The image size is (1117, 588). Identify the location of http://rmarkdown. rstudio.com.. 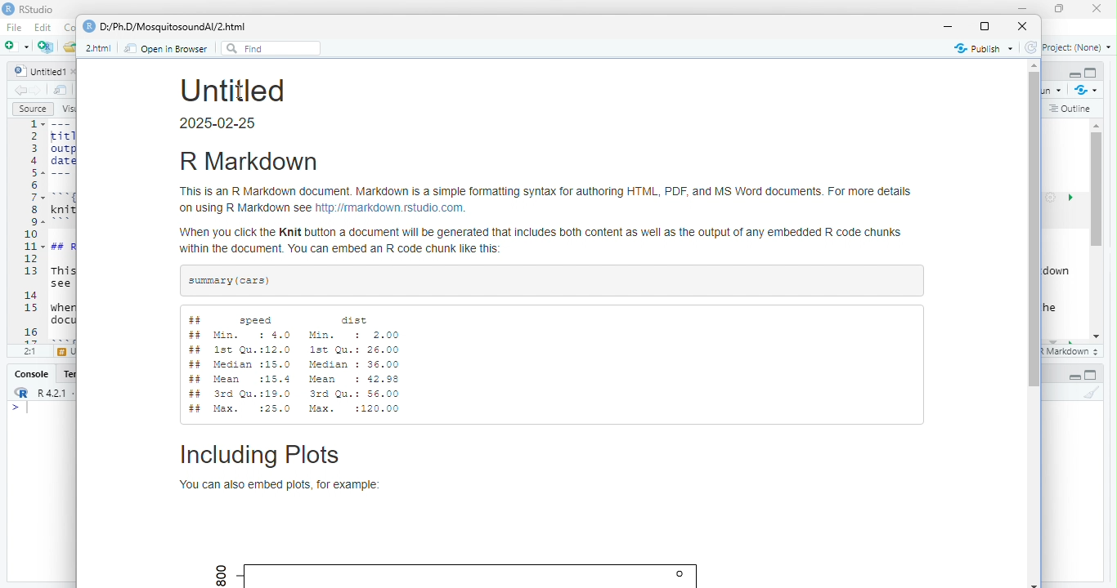
(392, 209).